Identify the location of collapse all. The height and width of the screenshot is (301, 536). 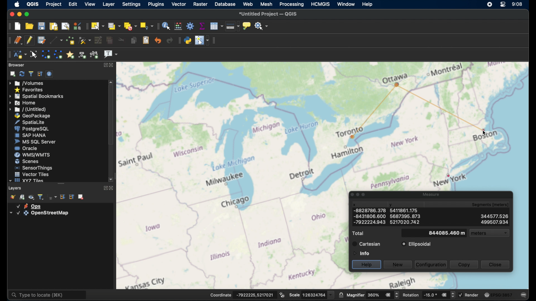
(71, 197).